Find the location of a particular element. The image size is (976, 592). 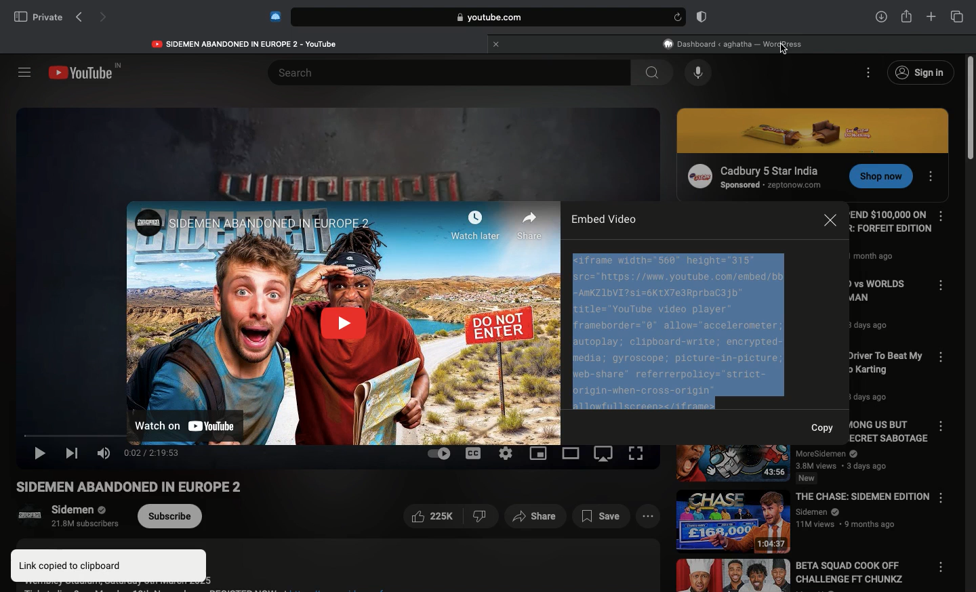

Videos is located at coordinates (335, 147).